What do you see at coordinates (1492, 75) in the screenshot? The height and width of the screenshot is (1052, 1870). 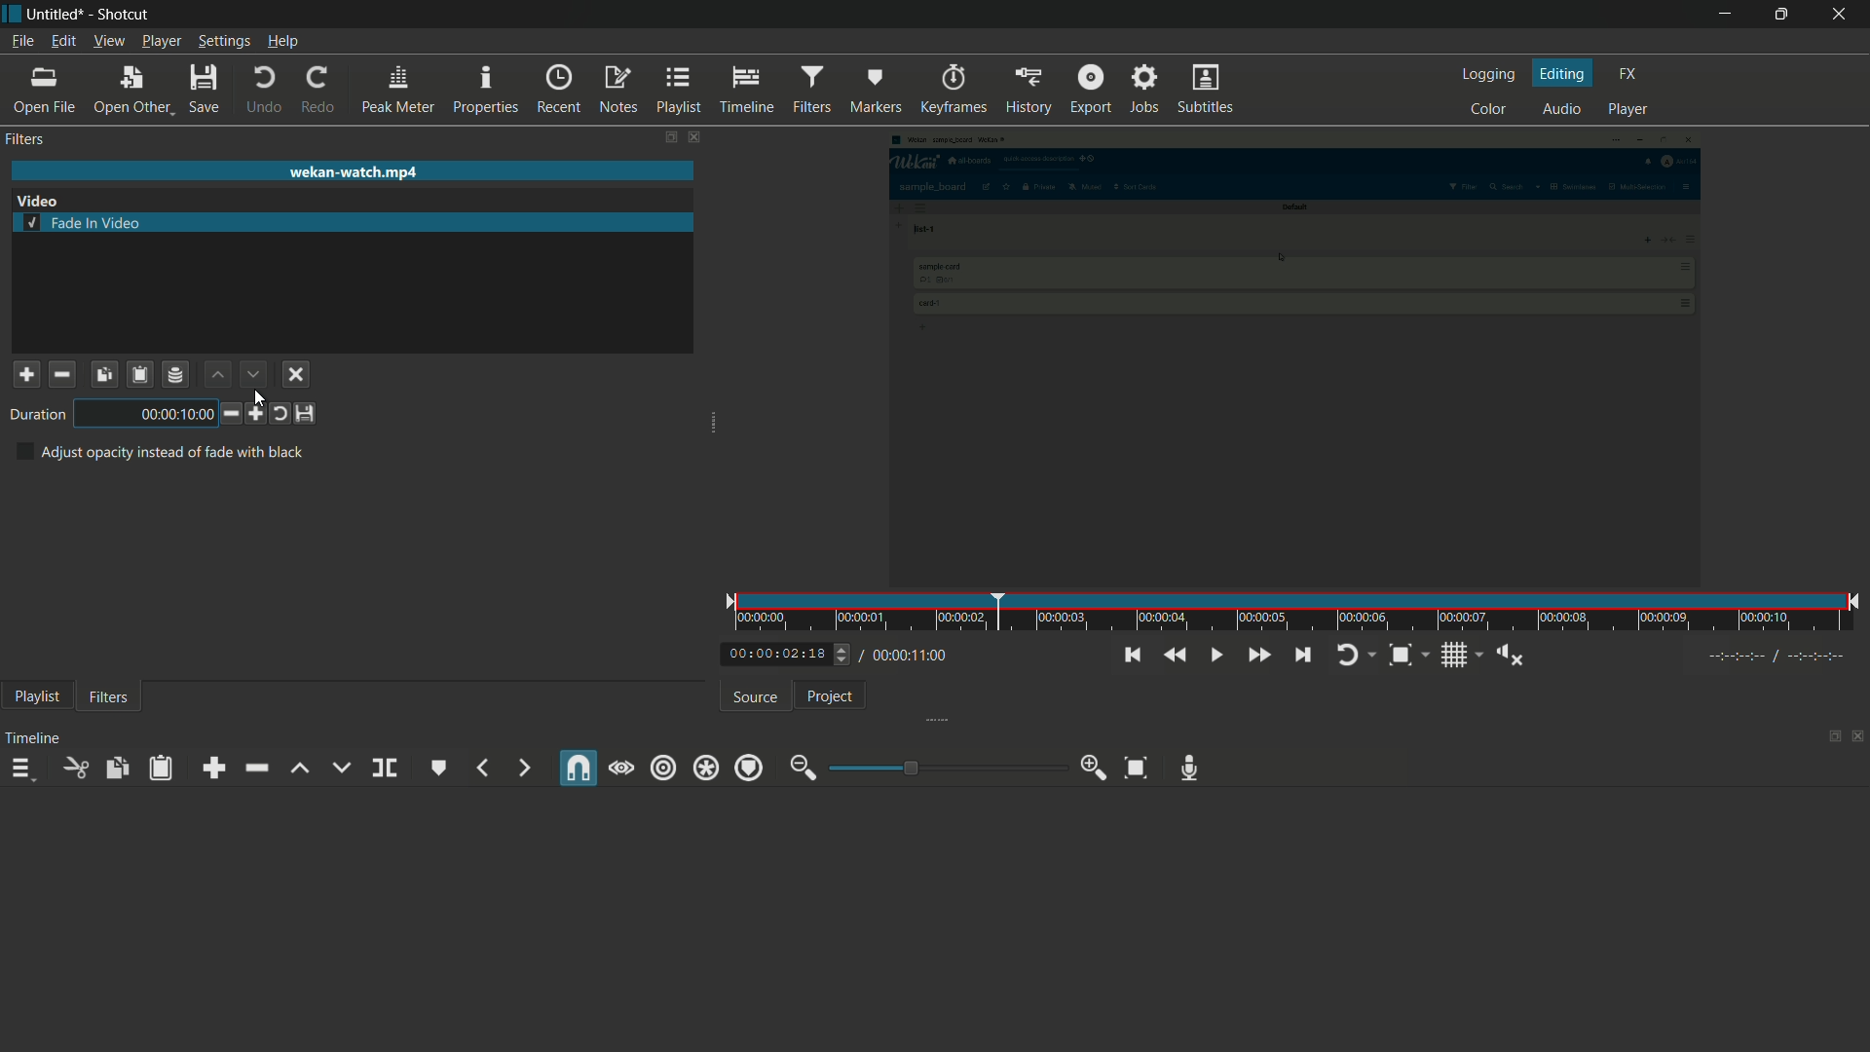 I see `logging` at bounding box center [1492, 75].